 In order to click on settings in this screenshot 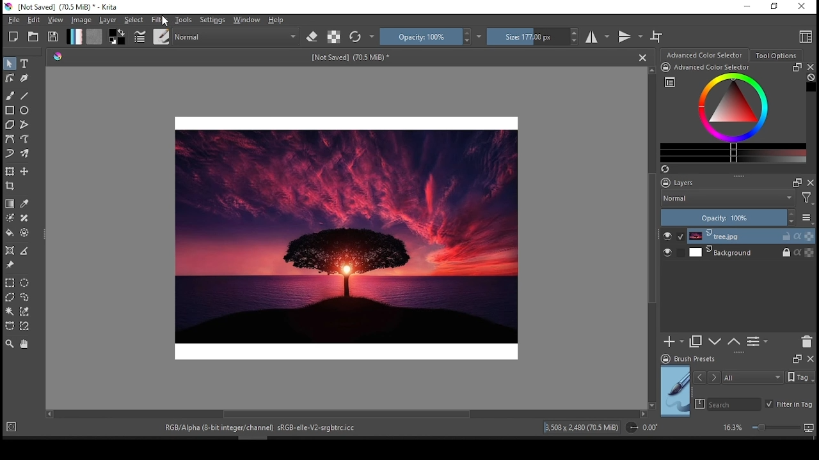, I will do `click(212, 20)`.